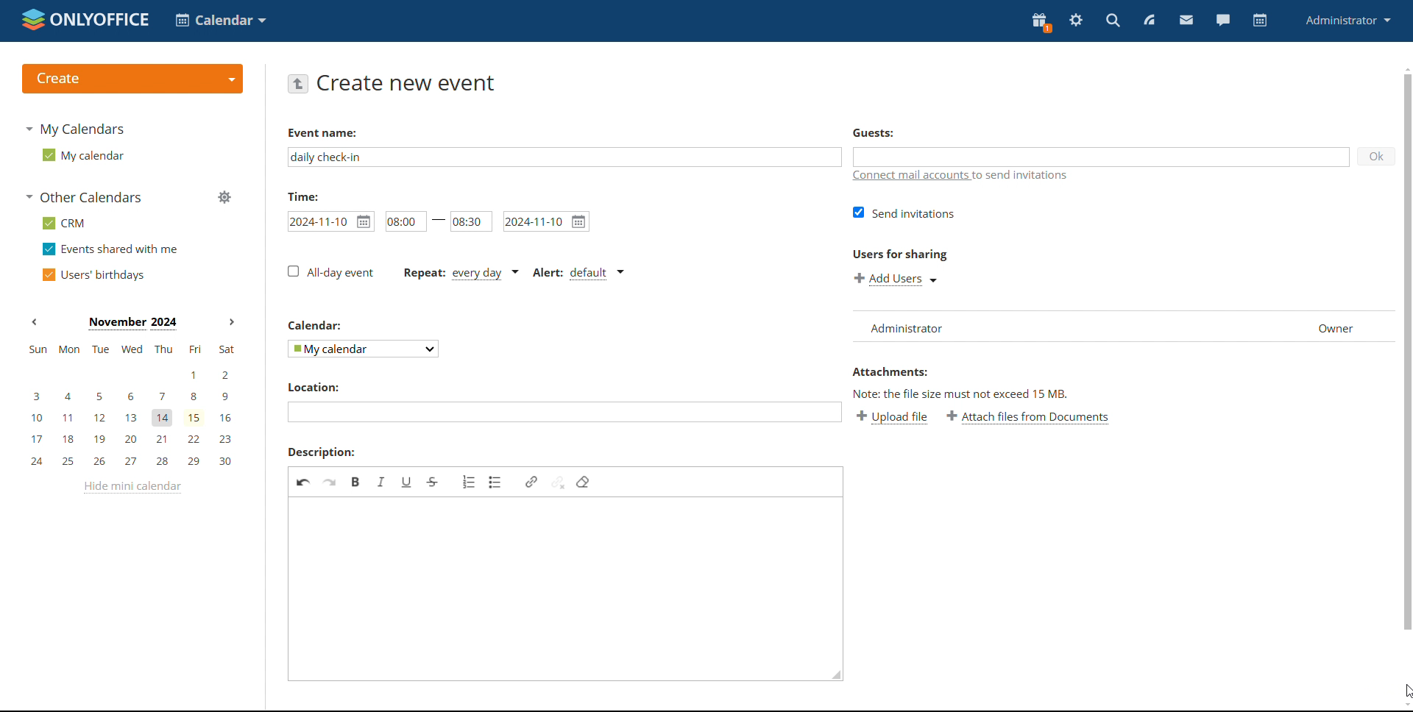 Image resolution: width=1413 pixels, height=712 pixels. I want to click on create, so click(132, 79).